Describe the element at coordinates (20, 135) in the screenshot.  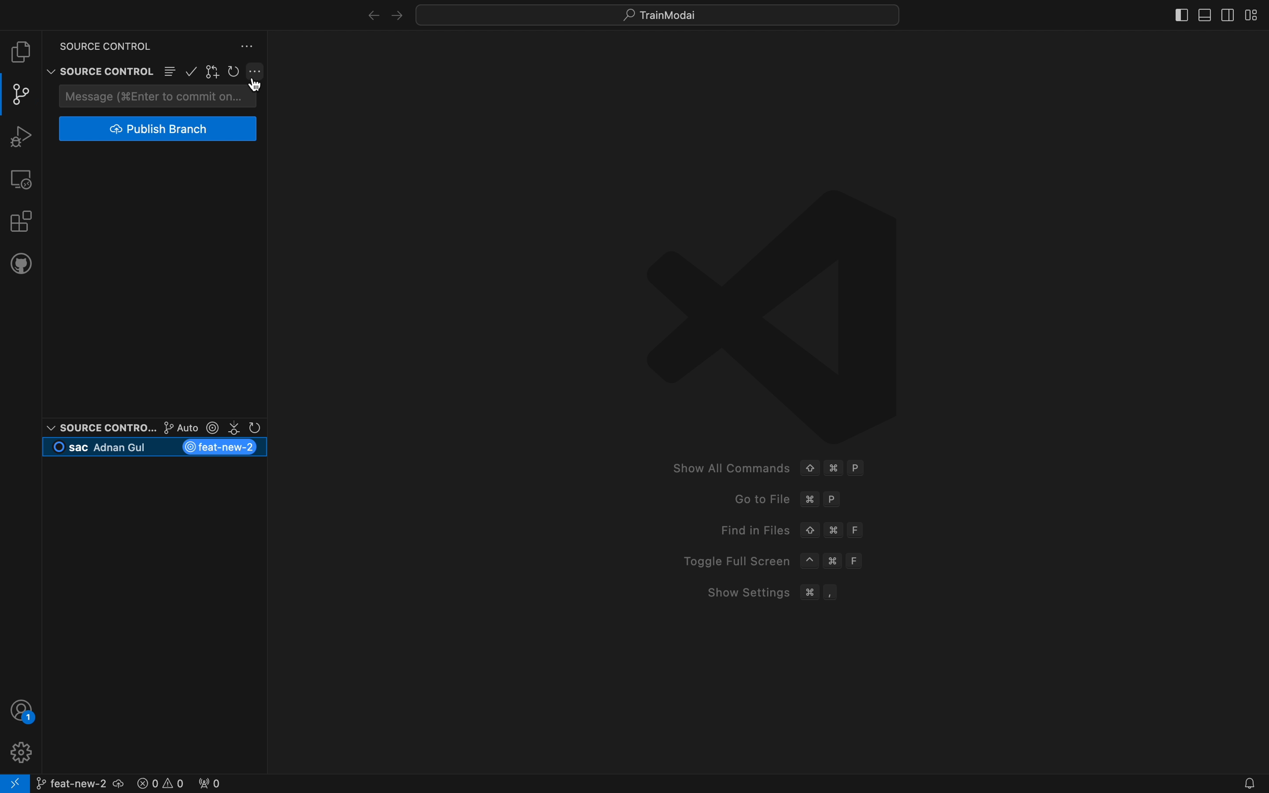
I see `debugger` at that location.